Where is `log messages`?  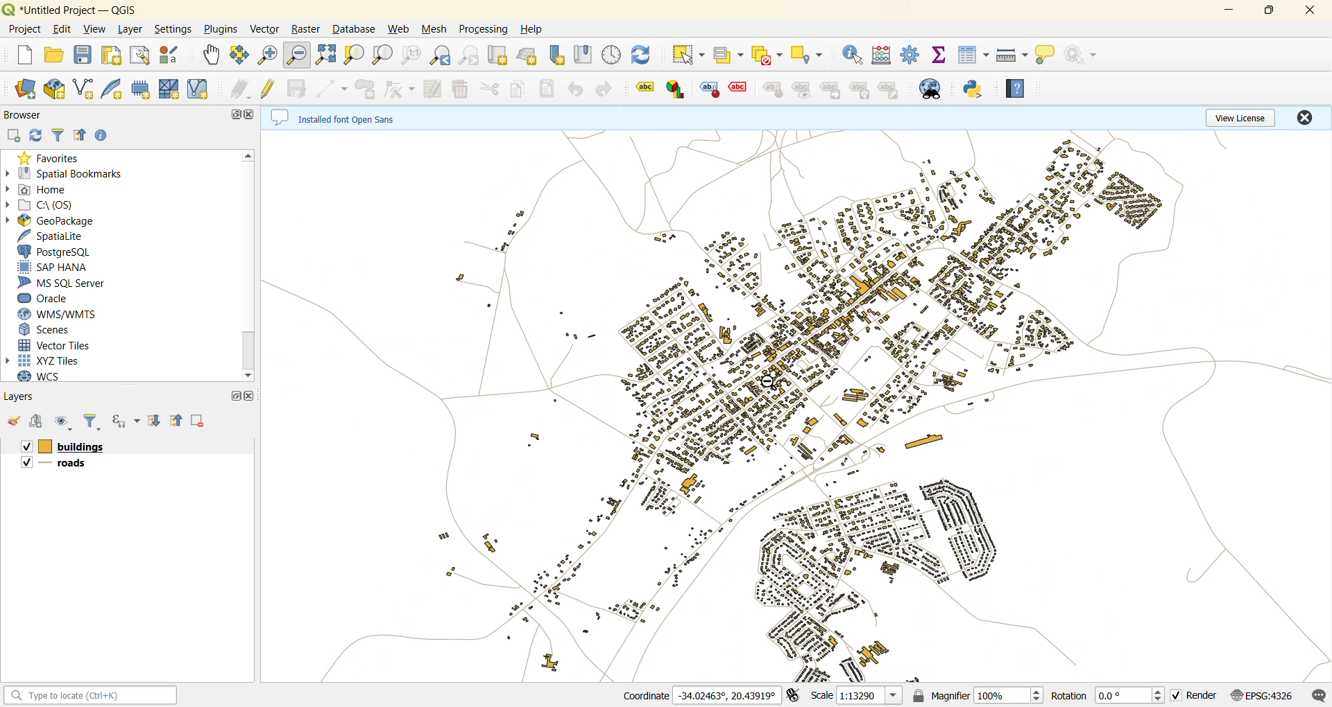
log messages is located at coordinates (1319, 695).